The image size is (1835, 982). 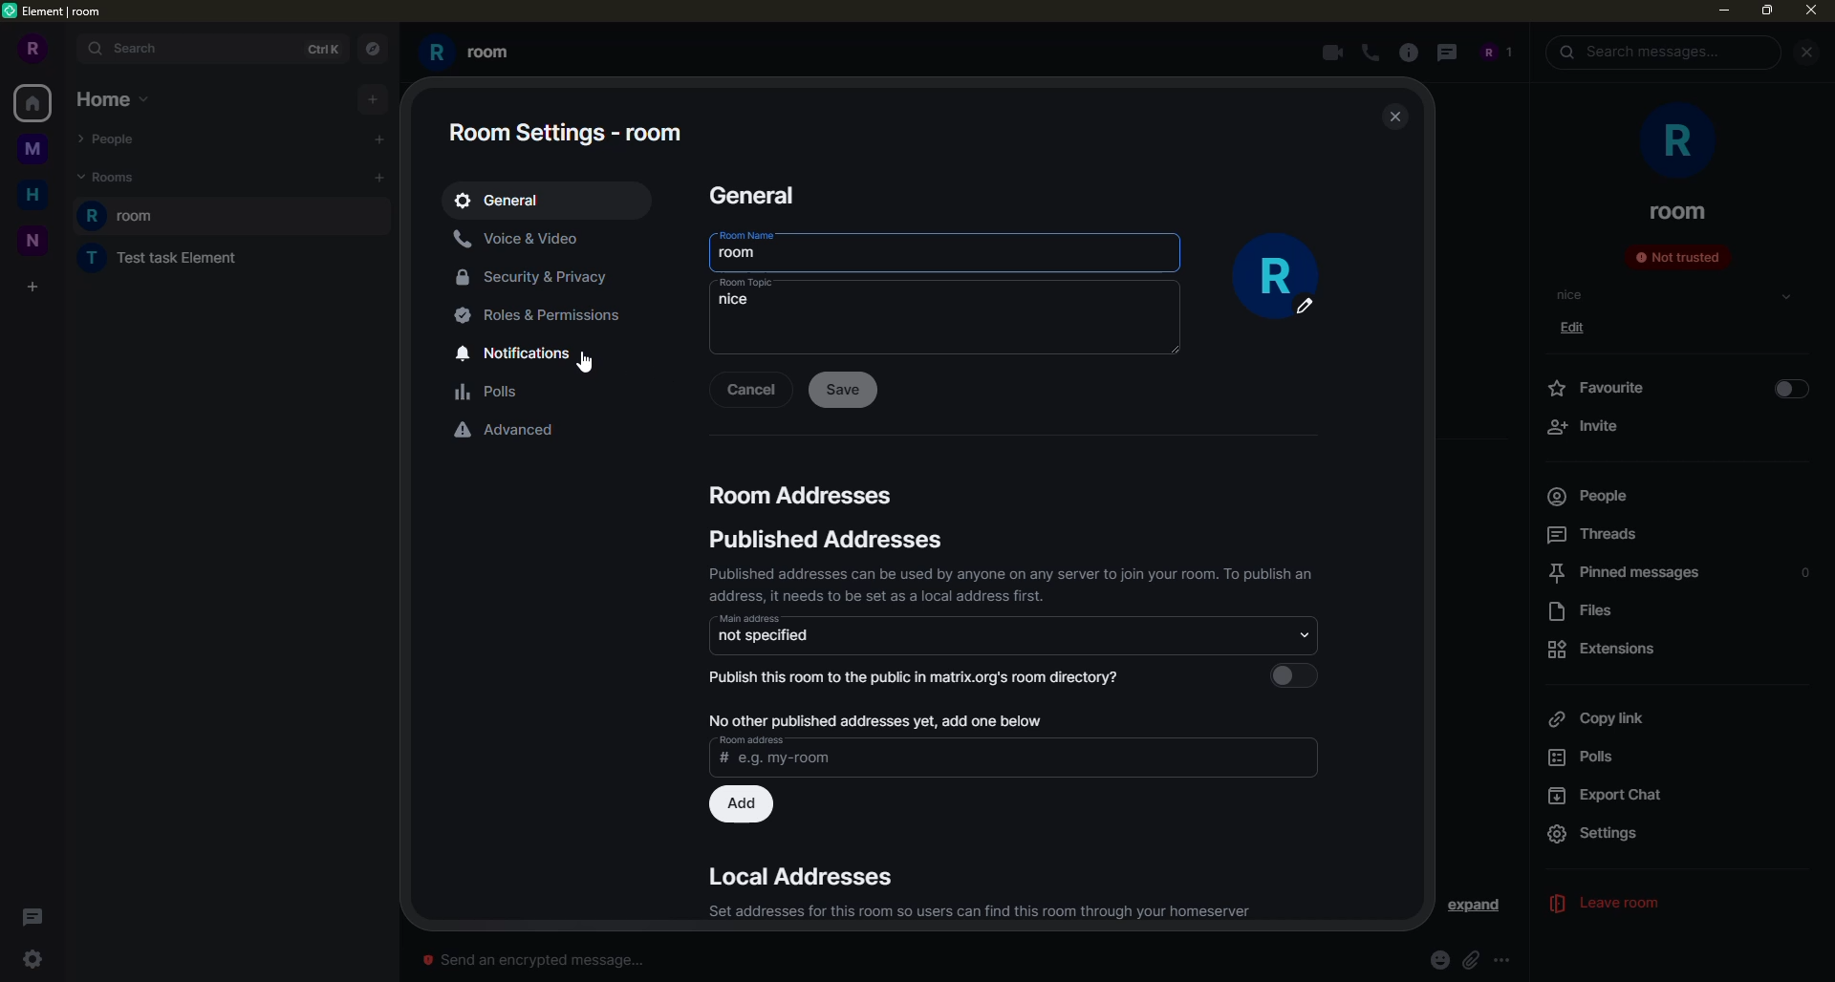 I want to click on cancel, so click(x=750, y=388).